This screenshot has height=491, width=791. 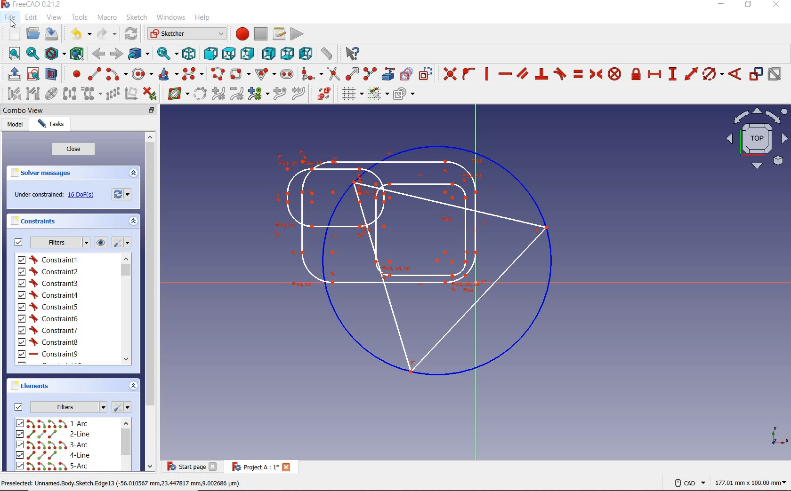 I want to click on 4-line, so click(x=54, y=455).